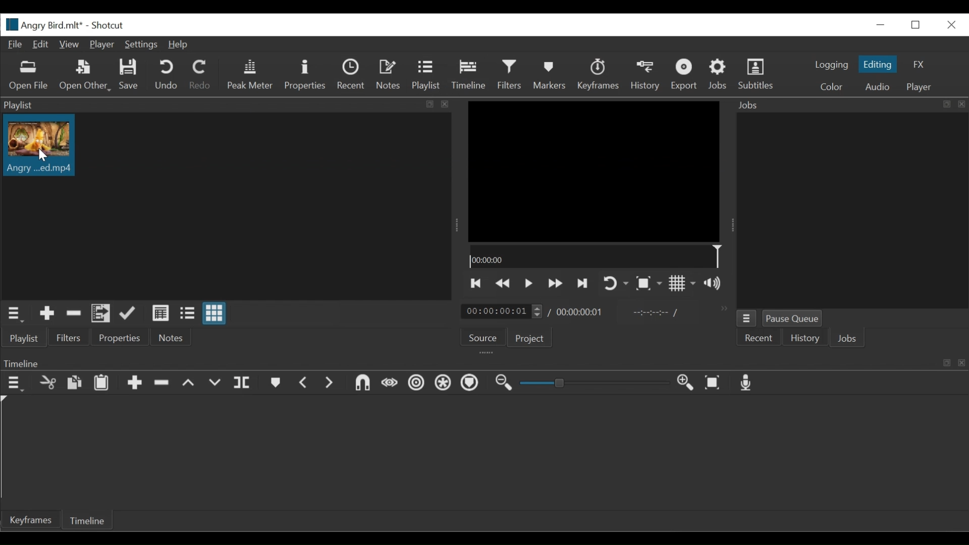 The width and height of the screenshot is (969, 545). Describe the element at coordinates (352, 75) in the screenshot. I see `Recent` at that location.